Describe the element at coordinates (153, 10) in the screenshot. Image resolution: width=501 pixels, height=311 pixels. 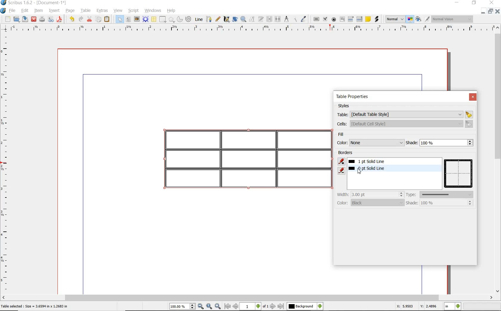
I see `windows` at that location.